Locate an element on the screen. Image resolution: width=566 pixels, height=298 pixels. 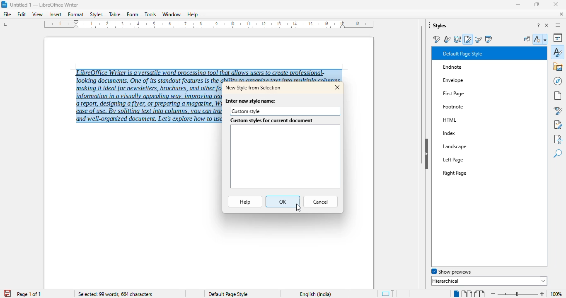
new style from selection is located at coordinates (254, 87).